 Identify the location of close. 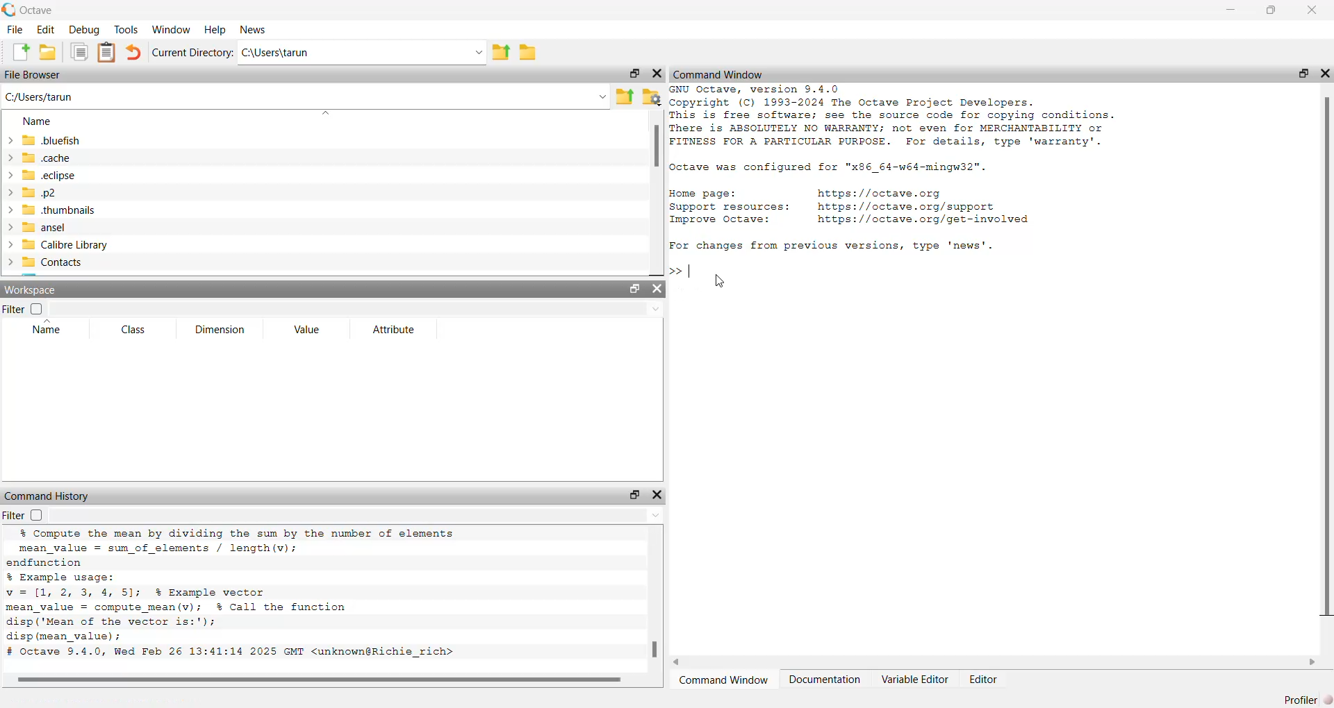
(657, 287).